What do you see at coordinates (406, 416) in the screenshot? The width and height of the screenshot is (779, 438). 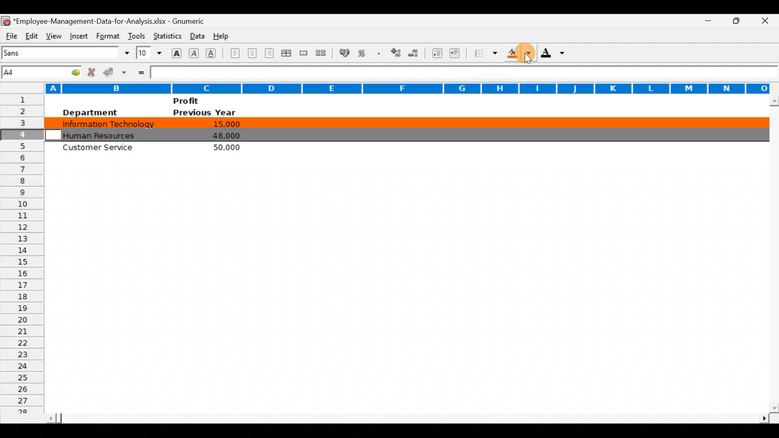 I see `Scroll bar` at bounding box center [406, 416].